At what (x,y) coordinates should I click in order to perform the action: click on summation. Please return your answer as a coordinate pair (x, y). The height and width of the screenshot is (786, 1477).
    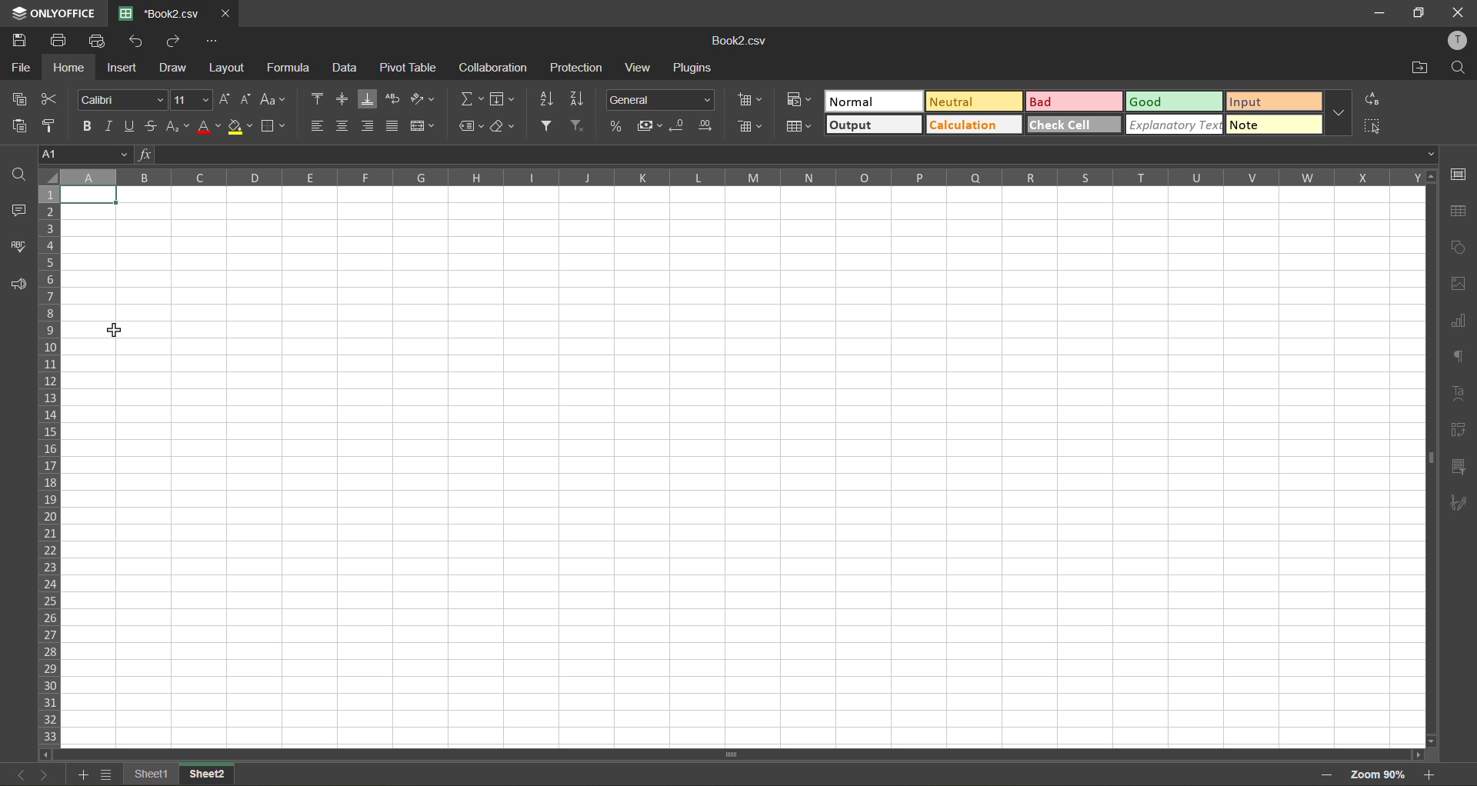
    Looking at the image, I should click on (471, 98).